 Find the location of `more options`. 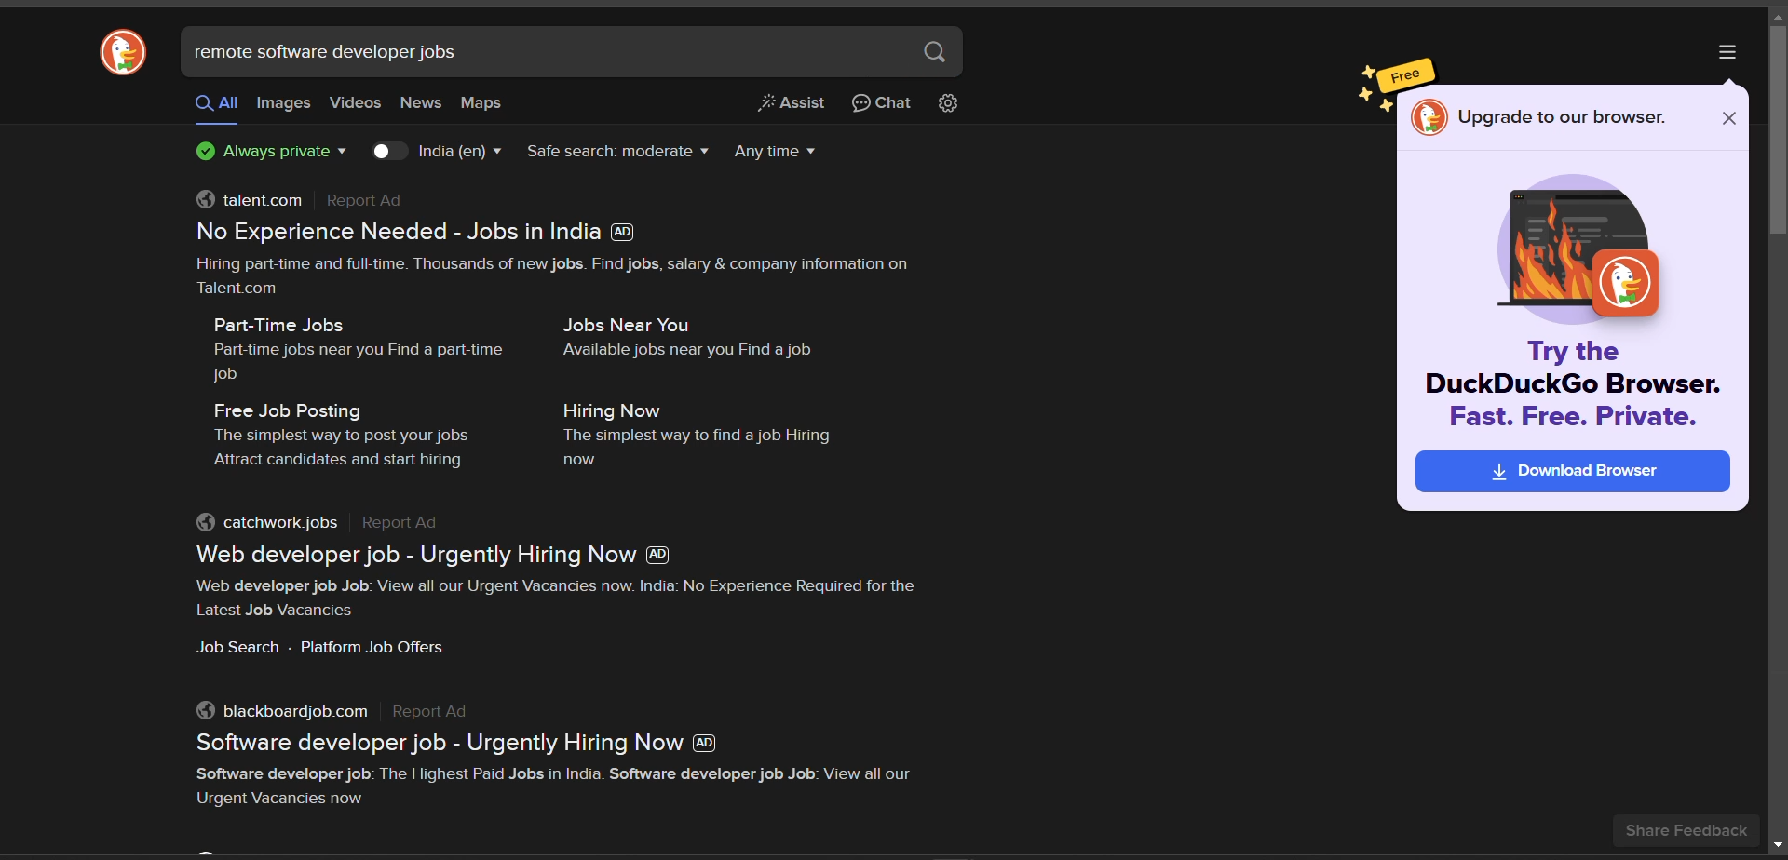

more options is located at coordinates (1725, 50).